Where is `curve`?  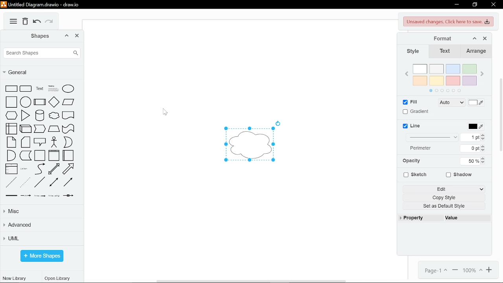 curve is located at coordinates (39, 169).